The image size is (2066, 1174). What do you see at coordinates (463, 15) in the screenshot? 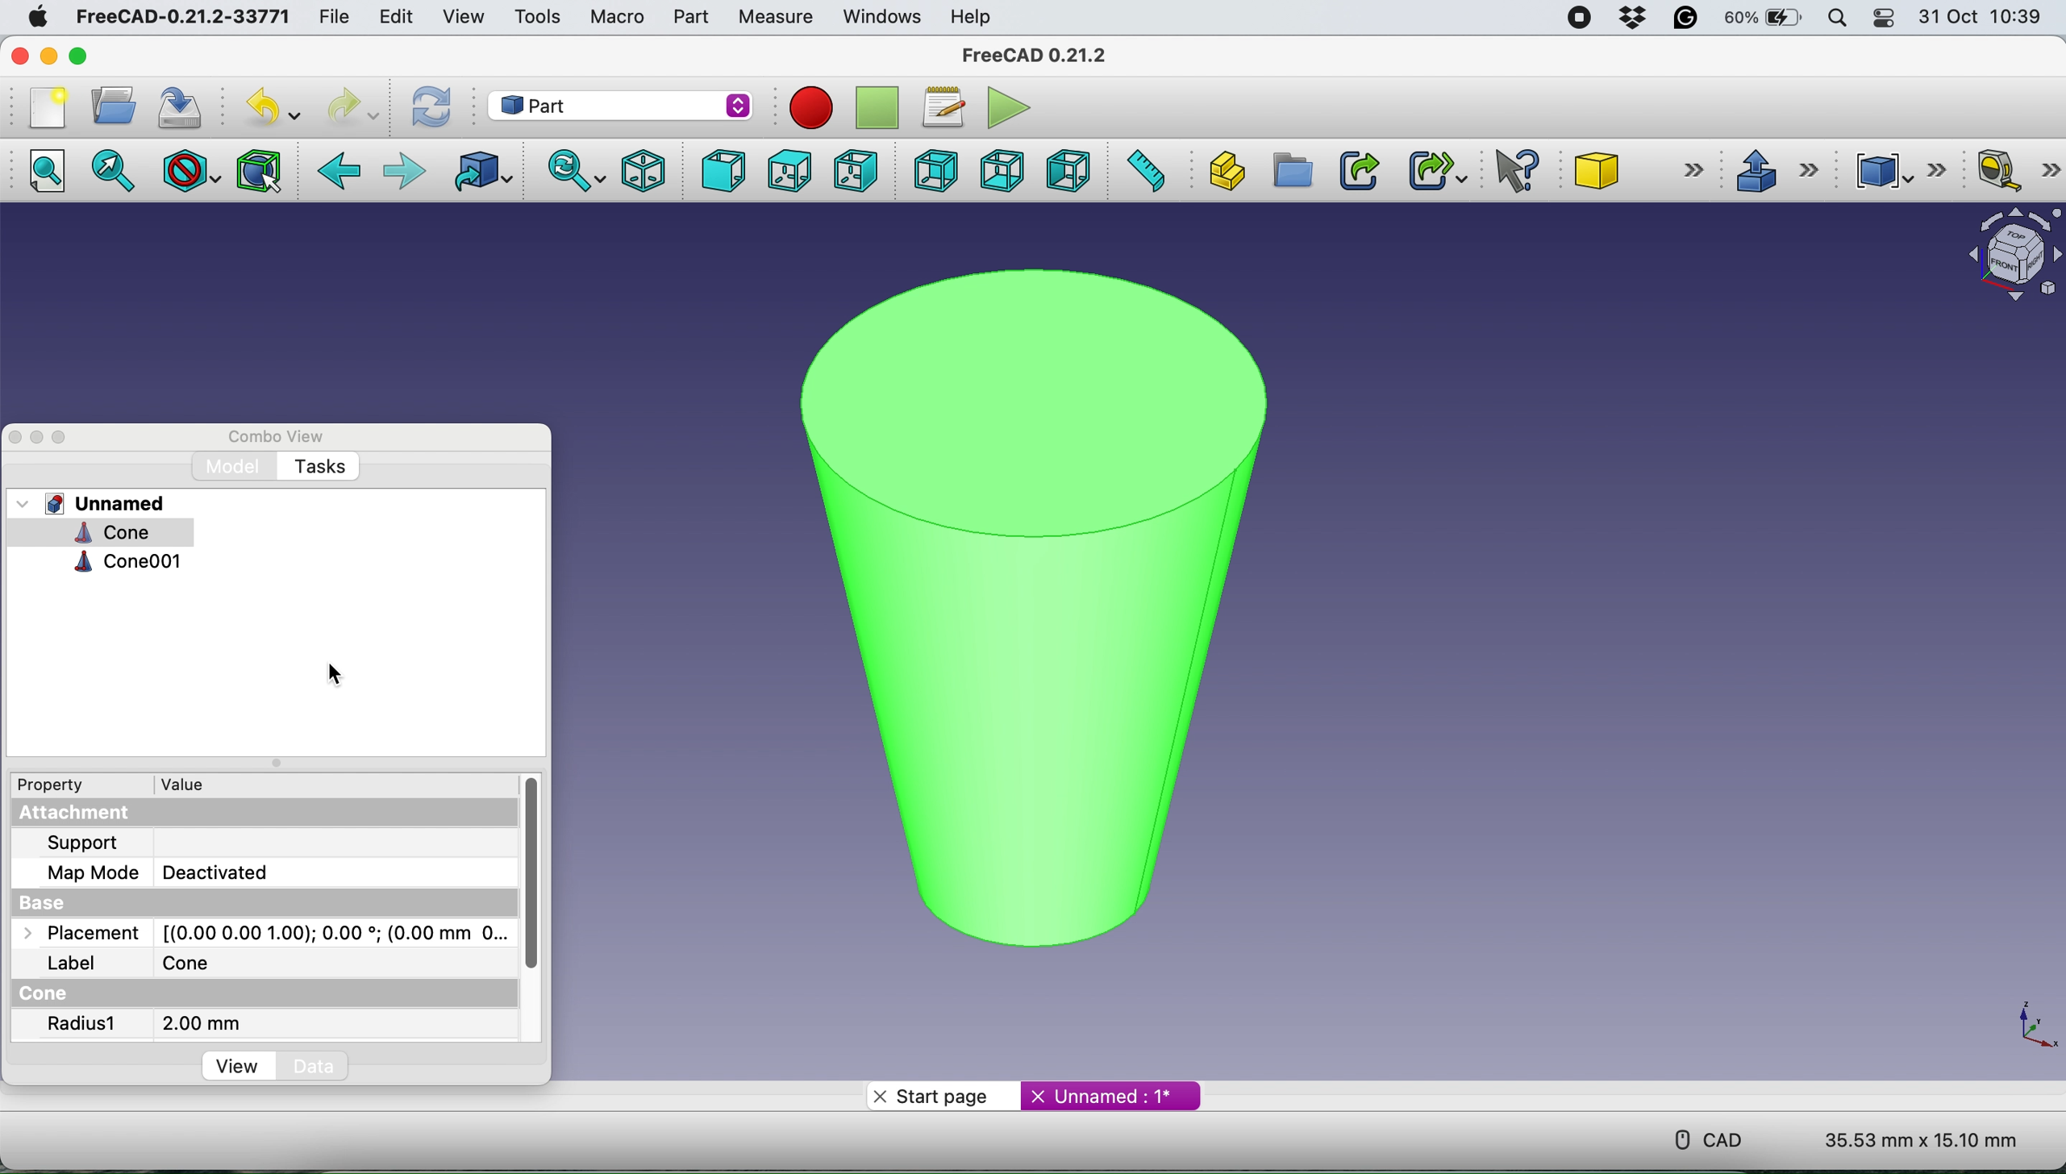
I see `view` at bounding box center [463, 15].